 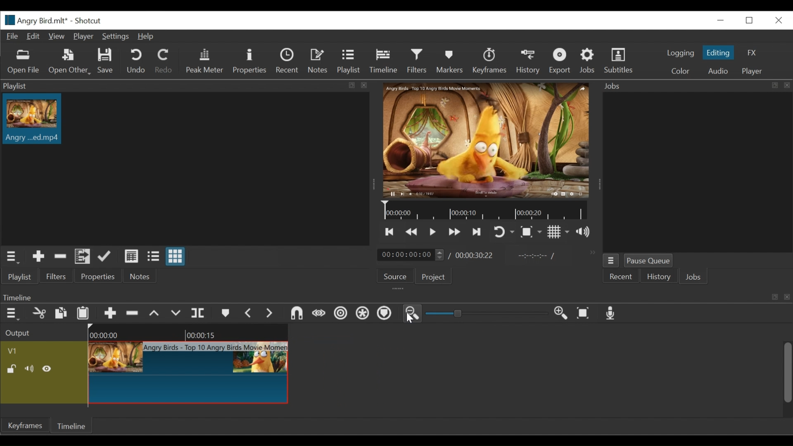 I want to click on View as files, so click(x=154, y=256).